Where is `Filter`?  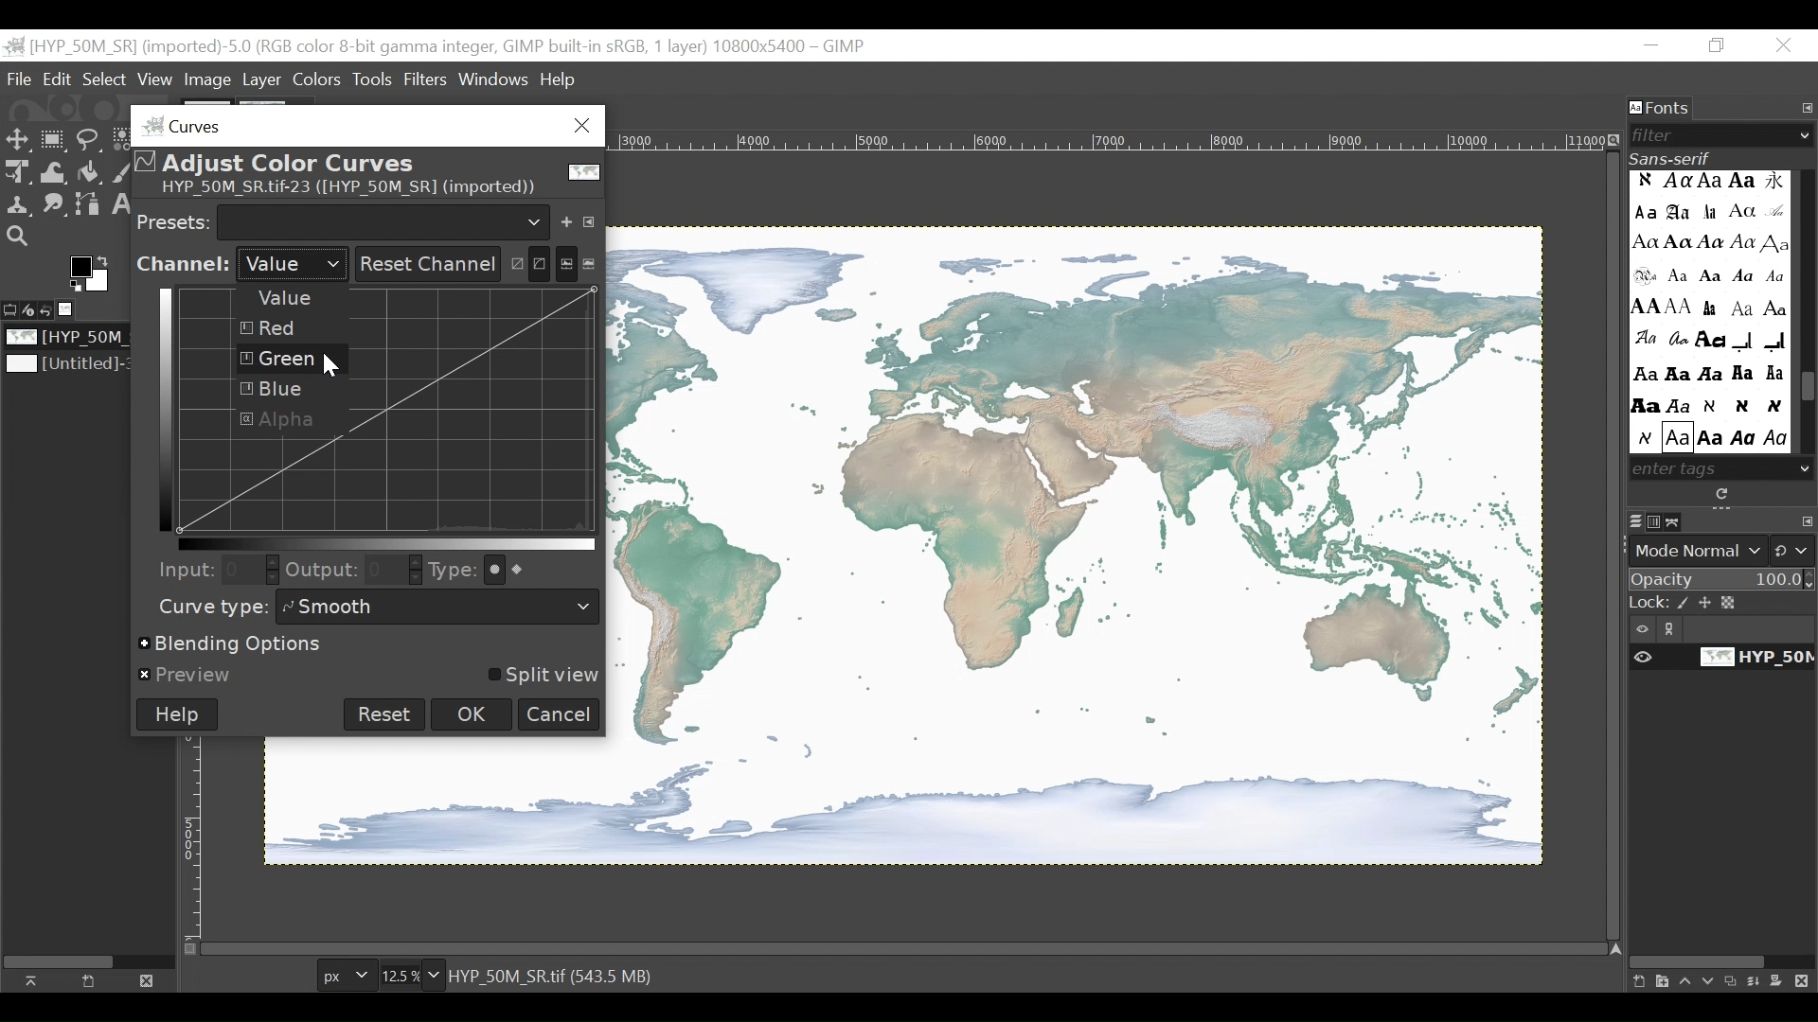 Filter is located at coordinates (1714, 135).